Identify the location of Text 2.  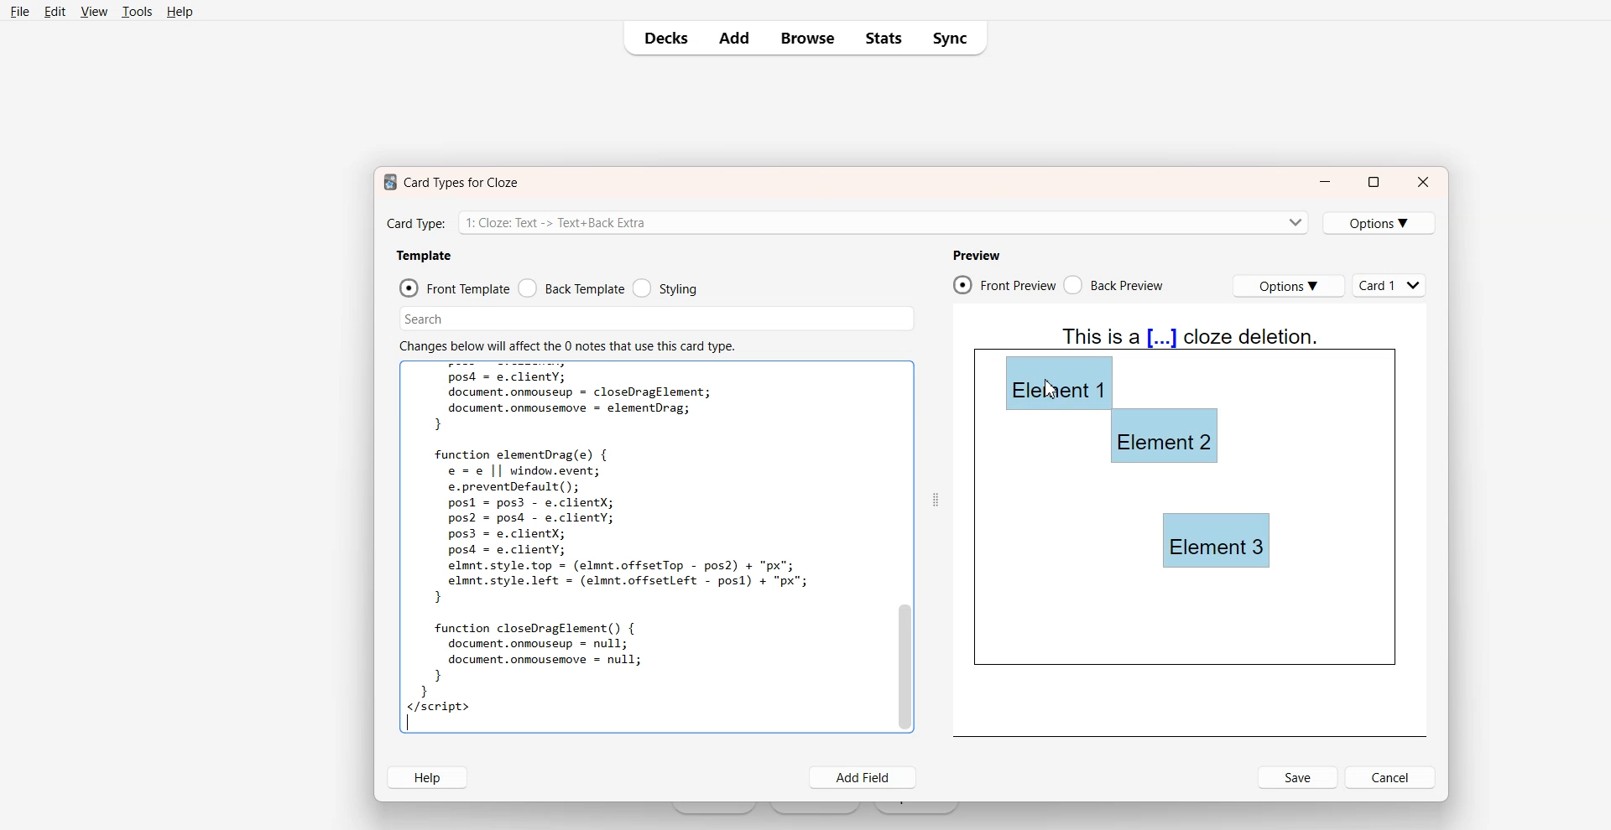
(566, 345).